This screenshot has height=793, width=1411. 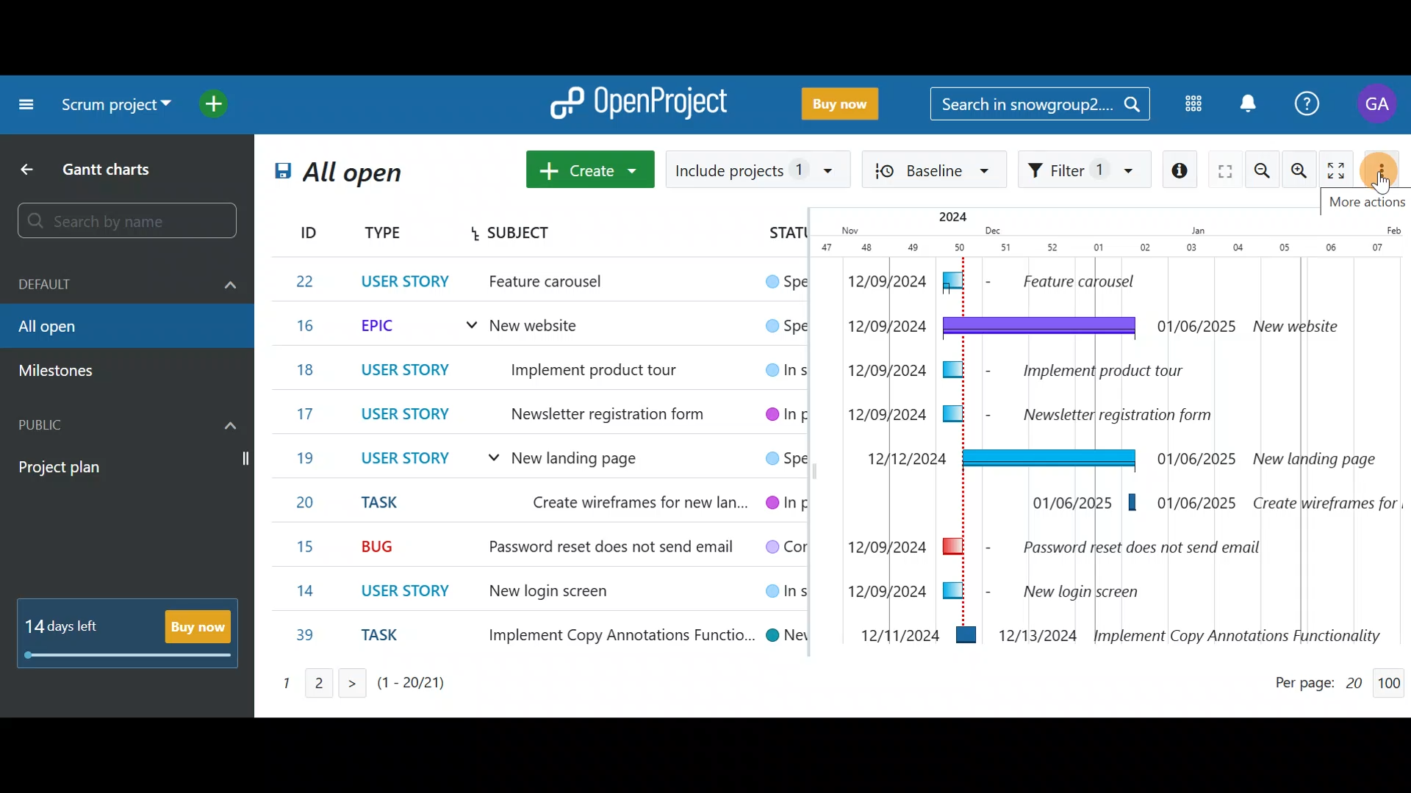 I want to click on BUG, so click(x=382, y=544).